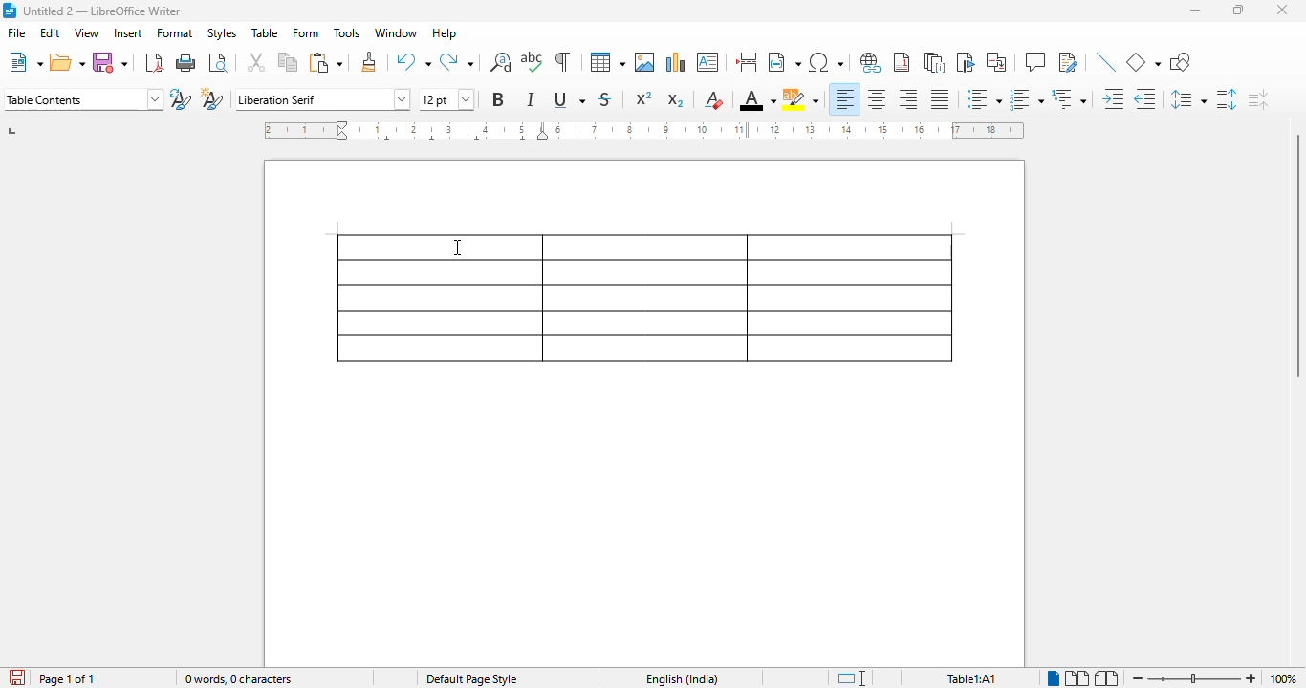  I want to click on underline, so click(569, 99).